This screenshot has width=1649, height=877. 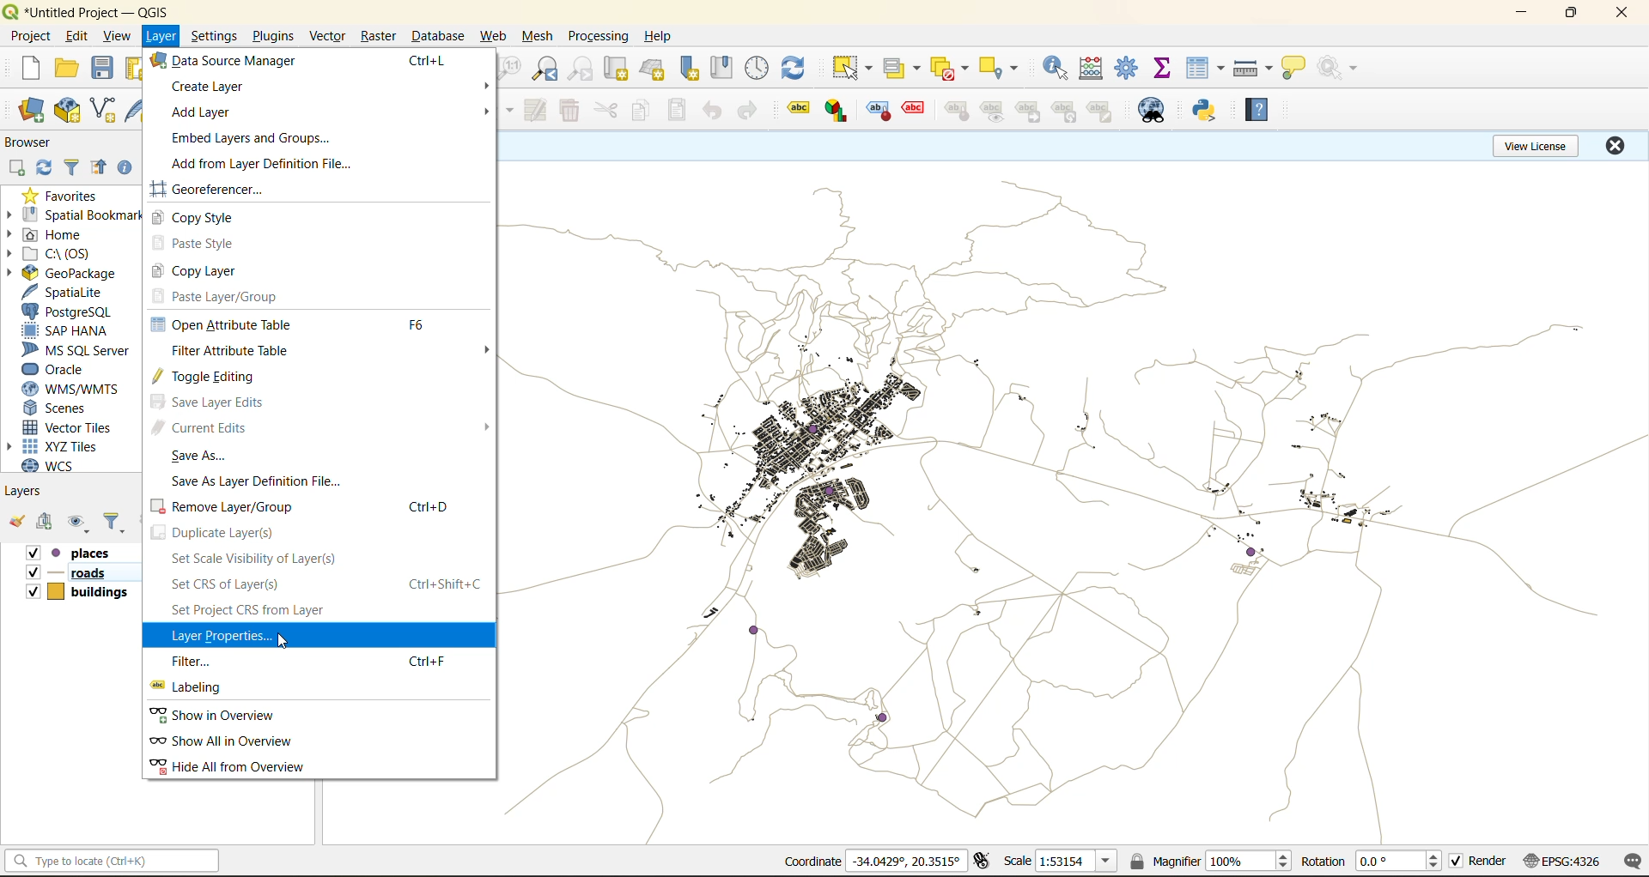 I want to click on zoom last, so click(x=545, y=70).